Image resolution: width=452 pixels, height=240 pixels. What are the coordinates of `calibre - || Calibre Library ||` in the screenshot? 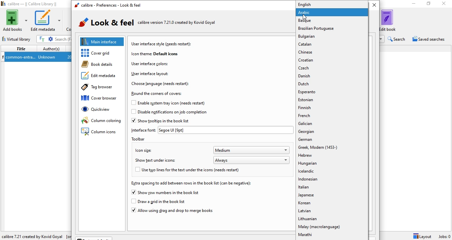 It's located at (30, 4).